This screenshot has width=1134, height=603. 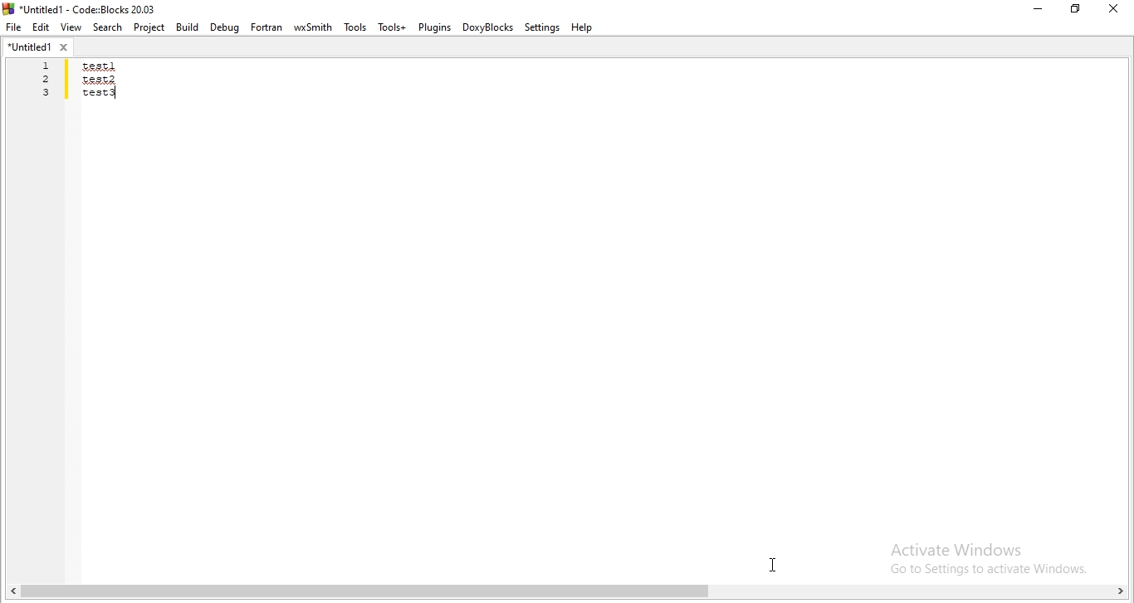 What do you see at coordinates (186, 27) in the screenshot?
I see `Build ` at bounding box center [186, 27].